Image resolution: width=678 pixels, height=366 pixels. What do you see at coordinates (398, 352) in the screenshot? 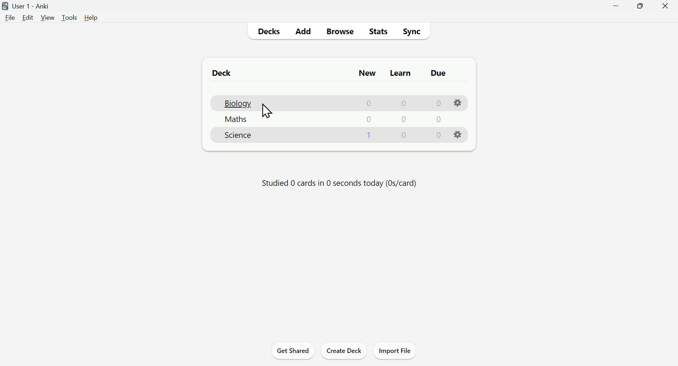
I see `Import File` at bounding box center [398, 352].